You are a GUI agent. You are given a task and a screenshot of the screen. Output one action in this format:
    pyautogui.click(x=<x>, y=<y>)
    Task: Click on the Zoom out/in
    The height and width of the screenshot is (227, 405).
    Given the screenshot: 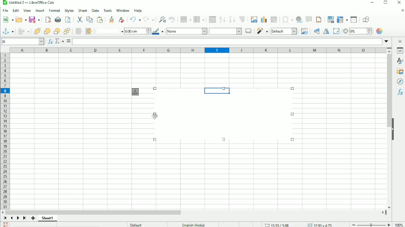 What is the action you would take?
    pyautogui.click(x=370, y=224)
    